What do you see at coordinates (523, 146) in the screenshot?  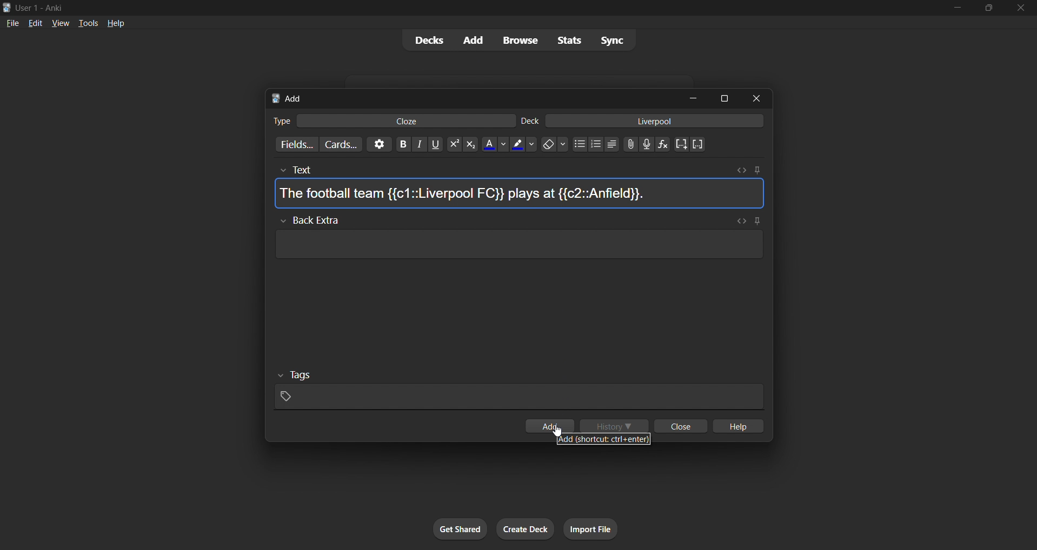 I see `highlight color` at bounding box center [523, 146].